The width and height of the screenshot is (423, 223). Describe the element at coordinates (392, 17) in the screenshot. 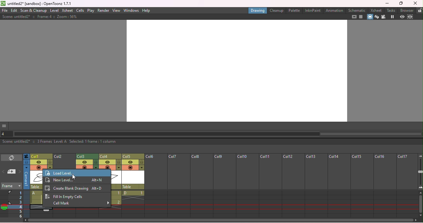

I see `Freeze` at that location.